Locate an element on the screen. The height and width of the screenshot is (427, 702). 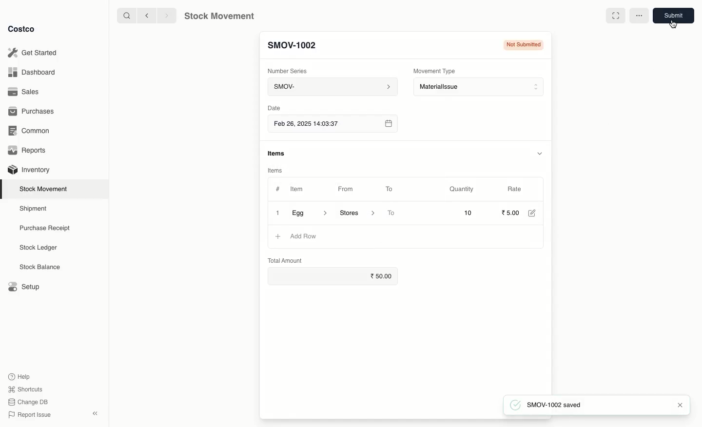
Stock Movement is located at coordinates (45, 189).